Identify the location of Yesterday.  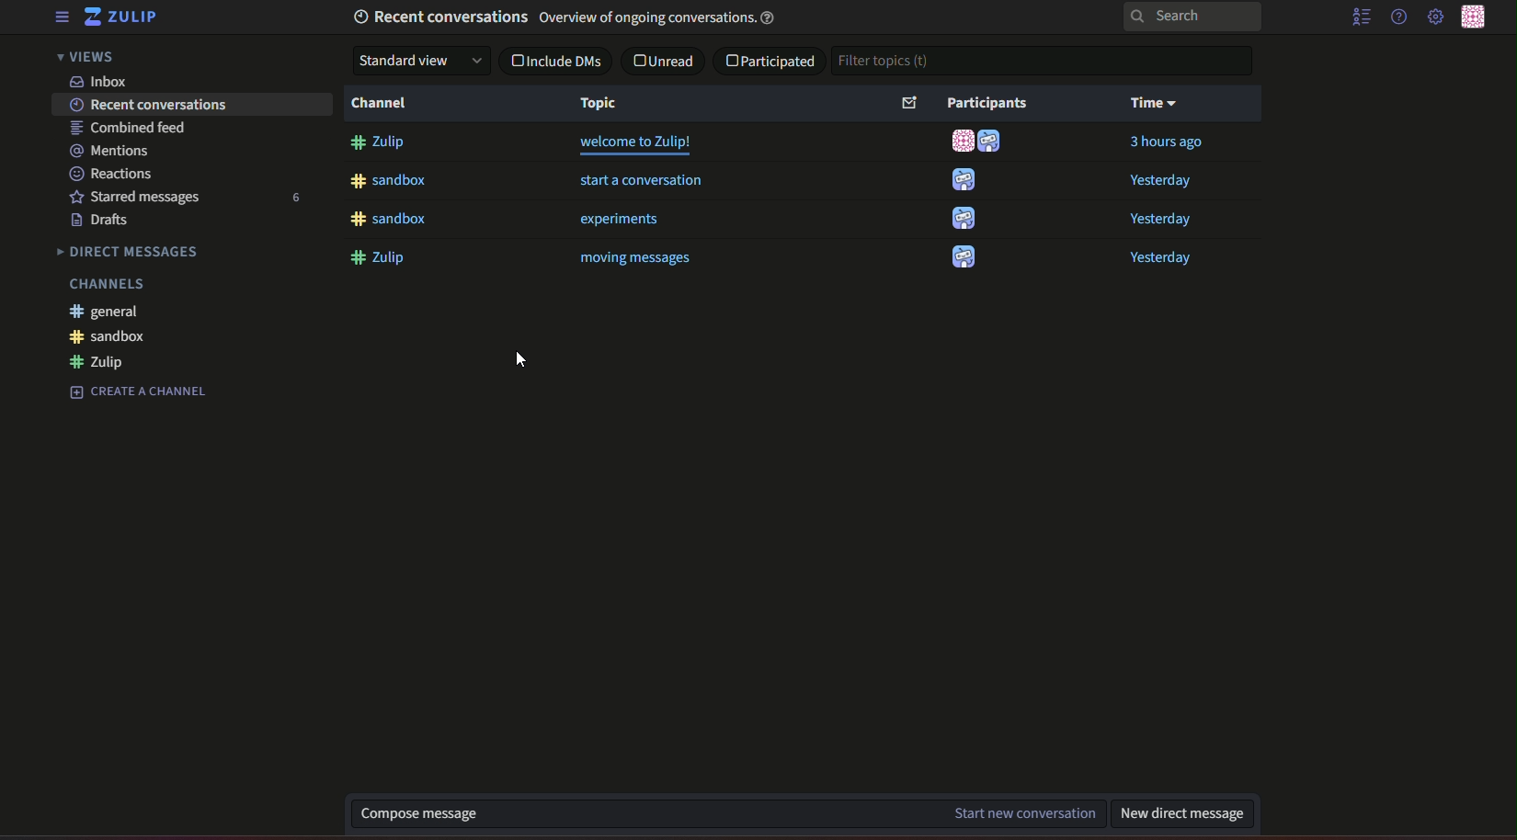
(1172, 258).